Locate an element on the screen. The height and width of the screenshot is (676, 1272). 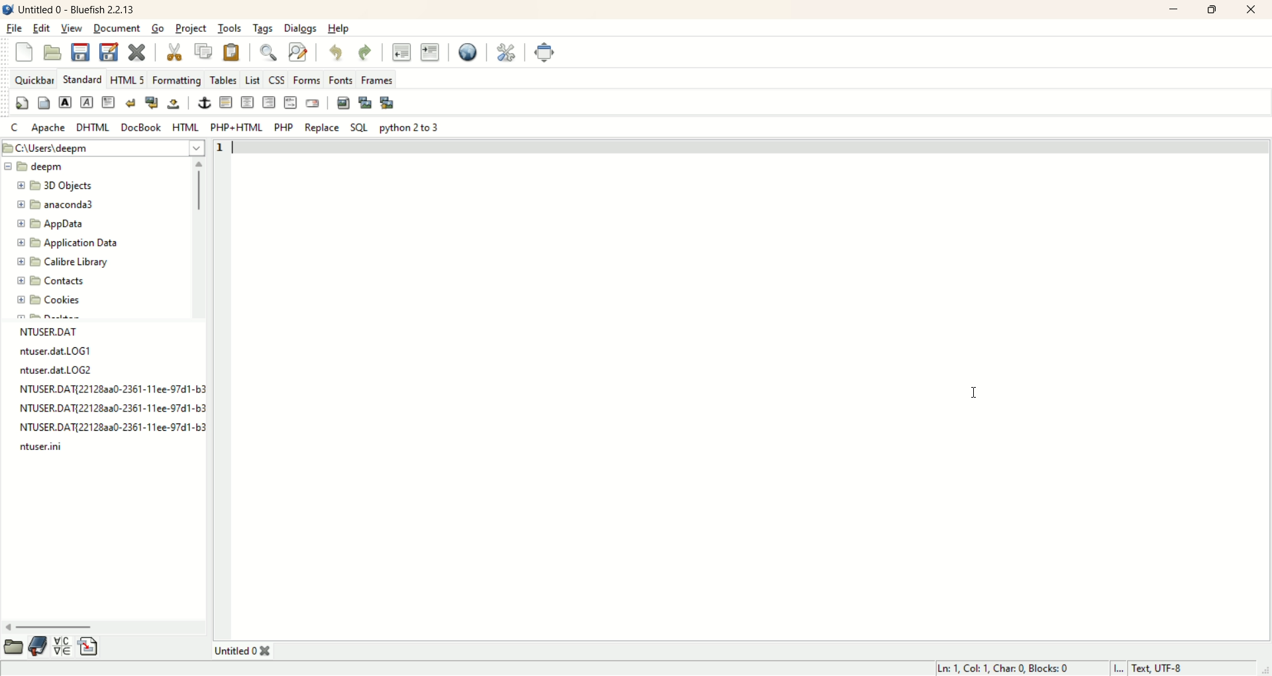
python 2 to 3 is located at coordinates (407, 129).